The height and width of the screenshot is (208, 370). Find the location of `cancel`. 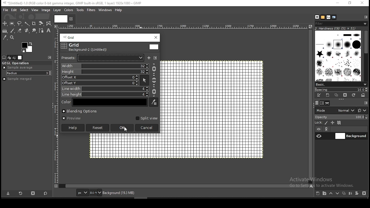

cancel is located at coordinates (147, 128).